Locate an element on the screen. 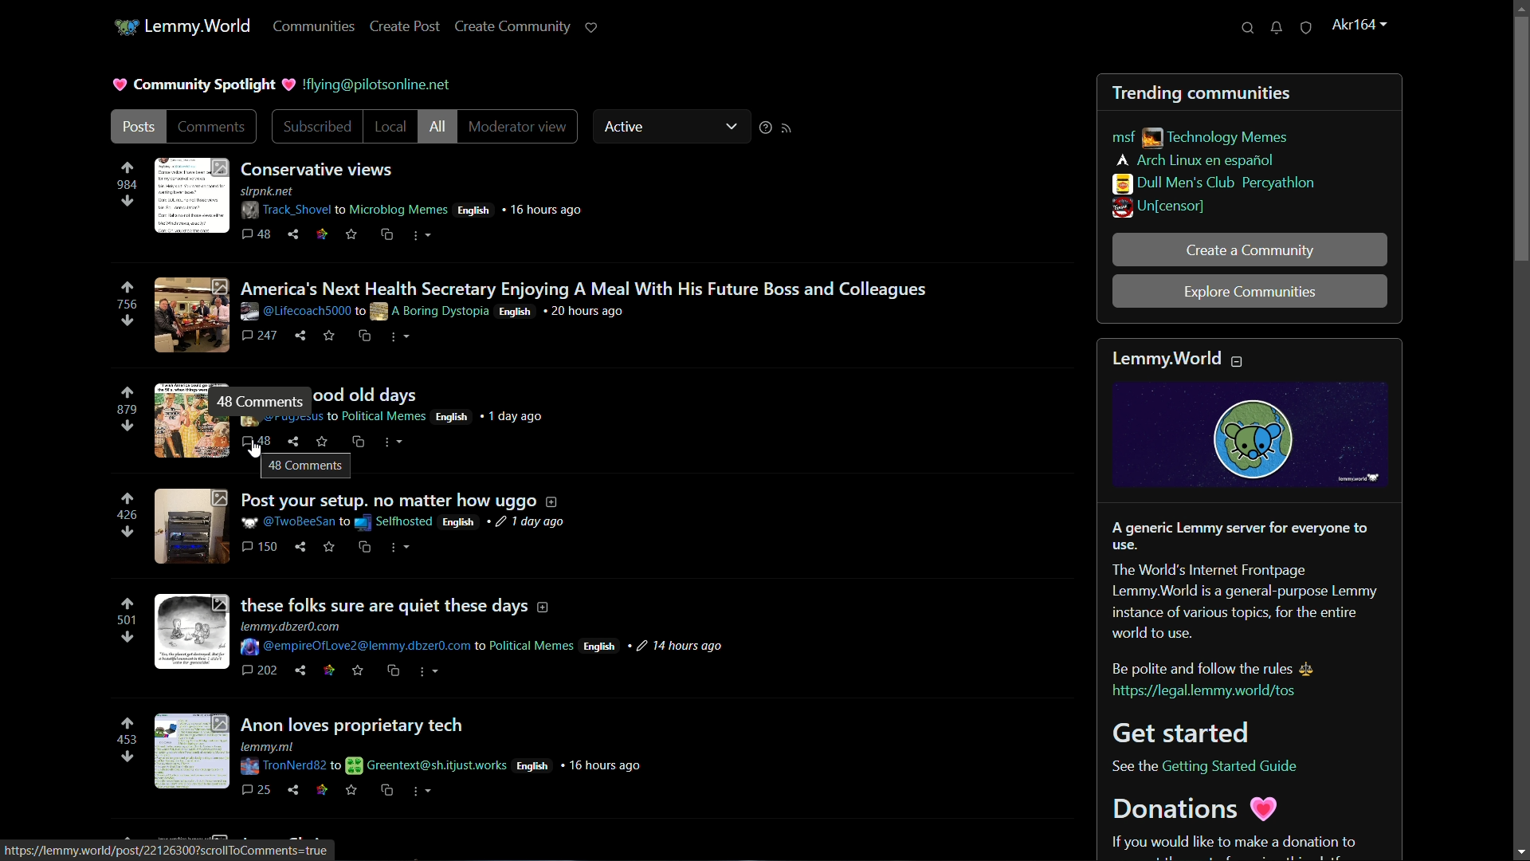 The image size is (1530, 861). downvote is located at coordinates (128, 321).